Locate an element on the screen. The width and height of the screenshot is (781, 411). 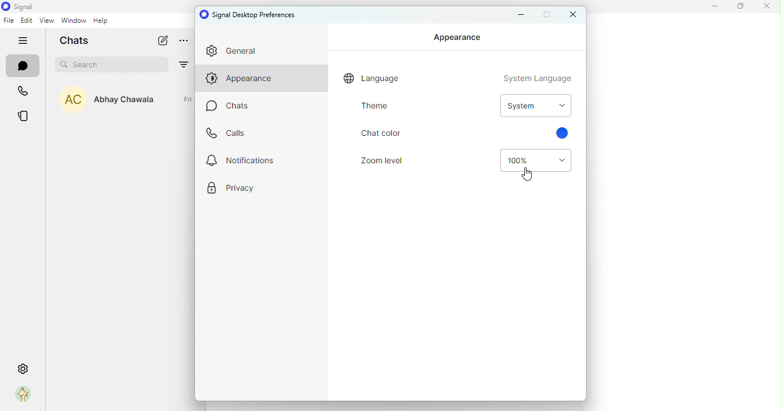
color is located at coordinates (565, 134).